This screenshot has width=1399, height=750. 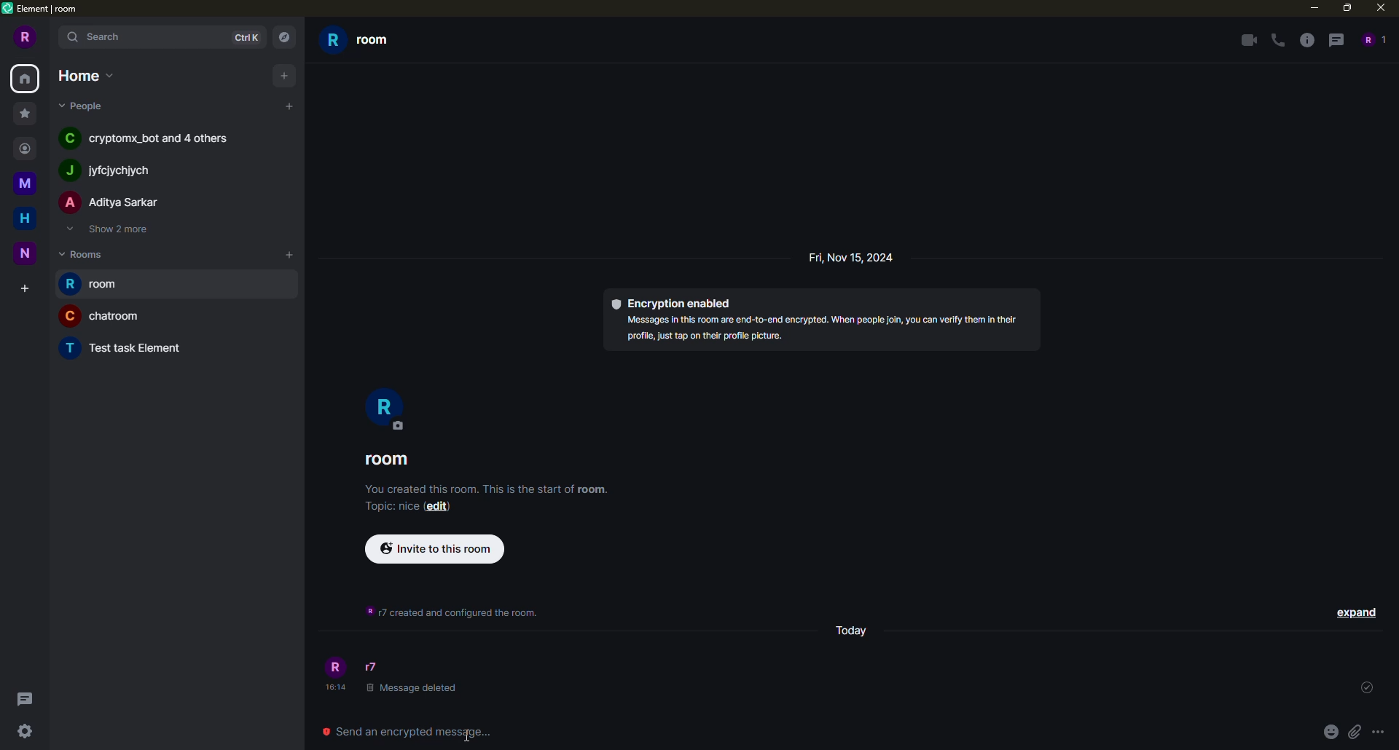 I want to click on maximize, so click(x=1347, y=9).